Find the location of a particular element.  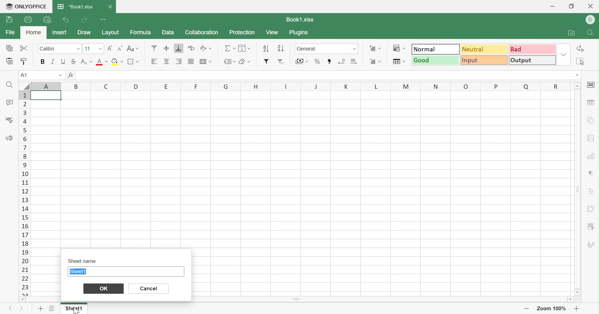

Signature settings is located at coordinates (591, 246).